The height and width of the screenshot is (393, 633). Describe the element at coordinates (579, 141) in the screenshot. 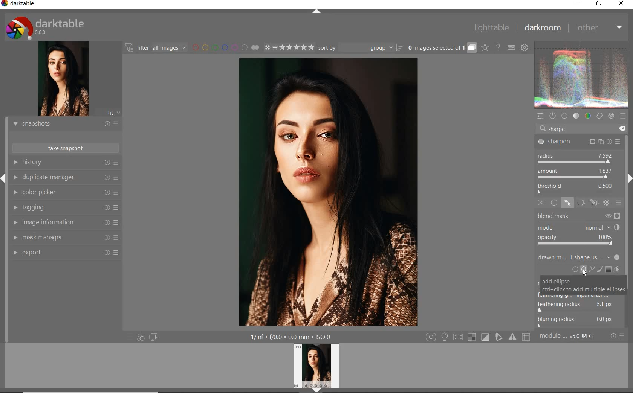

I see `SHARPEN` at that location.